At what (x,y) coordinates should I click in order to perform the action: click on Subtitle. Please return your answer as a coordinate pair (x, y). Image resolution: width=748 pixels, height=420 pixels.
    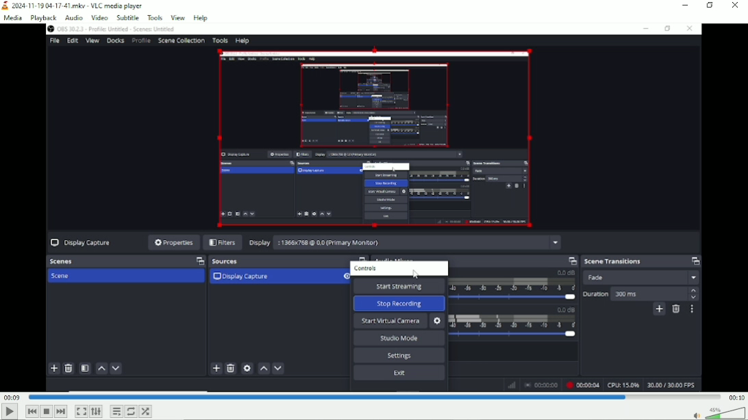
    Looking at the image, I should click on (127, 18).